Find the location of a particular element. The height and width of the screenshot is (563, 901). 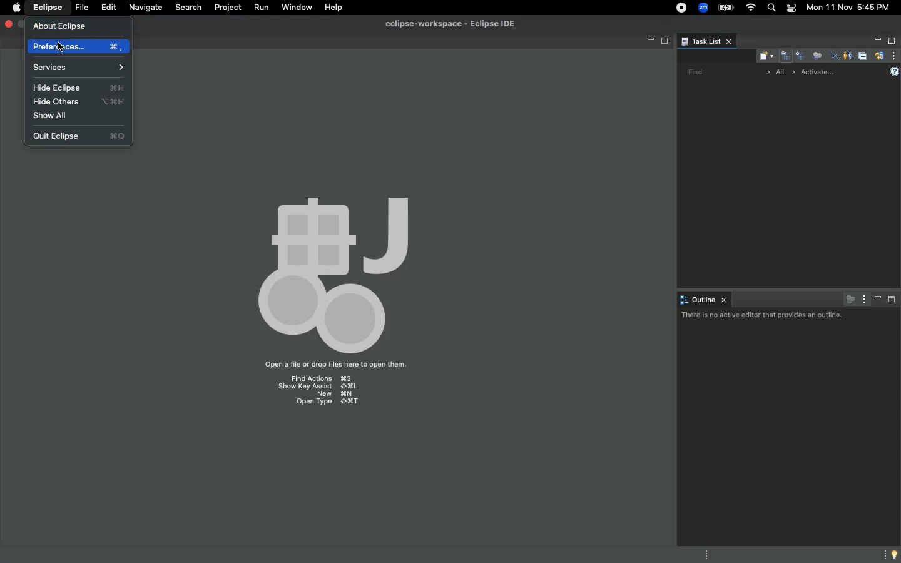

Synchronized change is located at coordinates (879, 54).